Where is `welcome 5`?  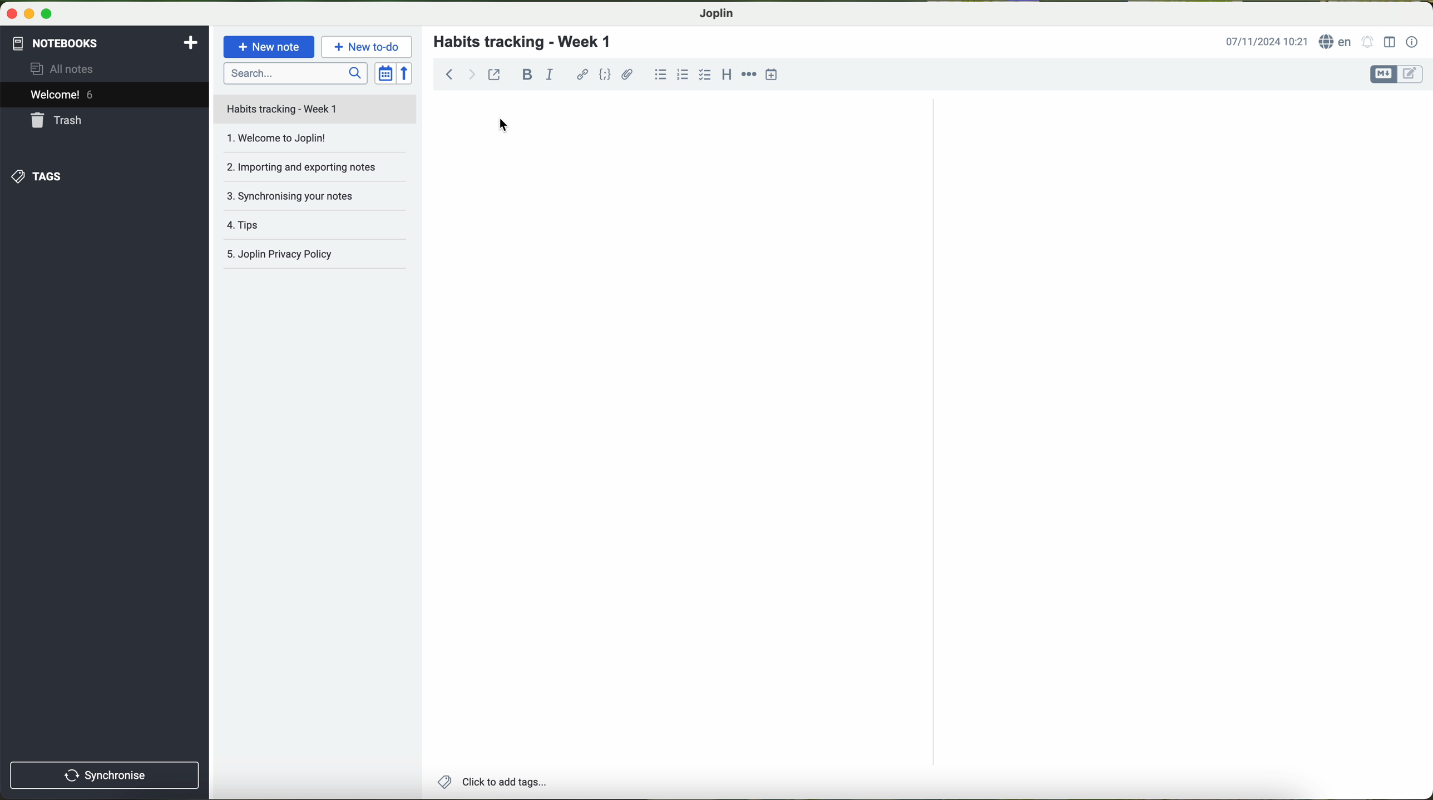 welcome 5 is located at coordinates (62, 95).